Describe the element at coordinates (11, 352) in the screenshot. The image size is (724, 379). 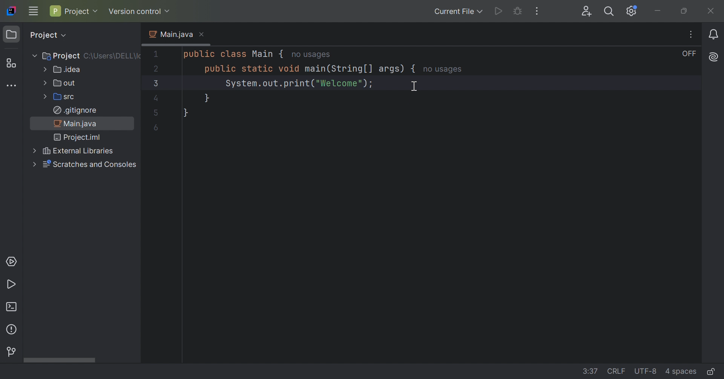
I see `Version control` at that location.